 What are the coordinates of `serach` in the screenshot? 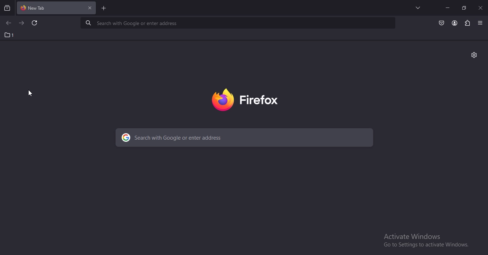 It's located at (235, 23).